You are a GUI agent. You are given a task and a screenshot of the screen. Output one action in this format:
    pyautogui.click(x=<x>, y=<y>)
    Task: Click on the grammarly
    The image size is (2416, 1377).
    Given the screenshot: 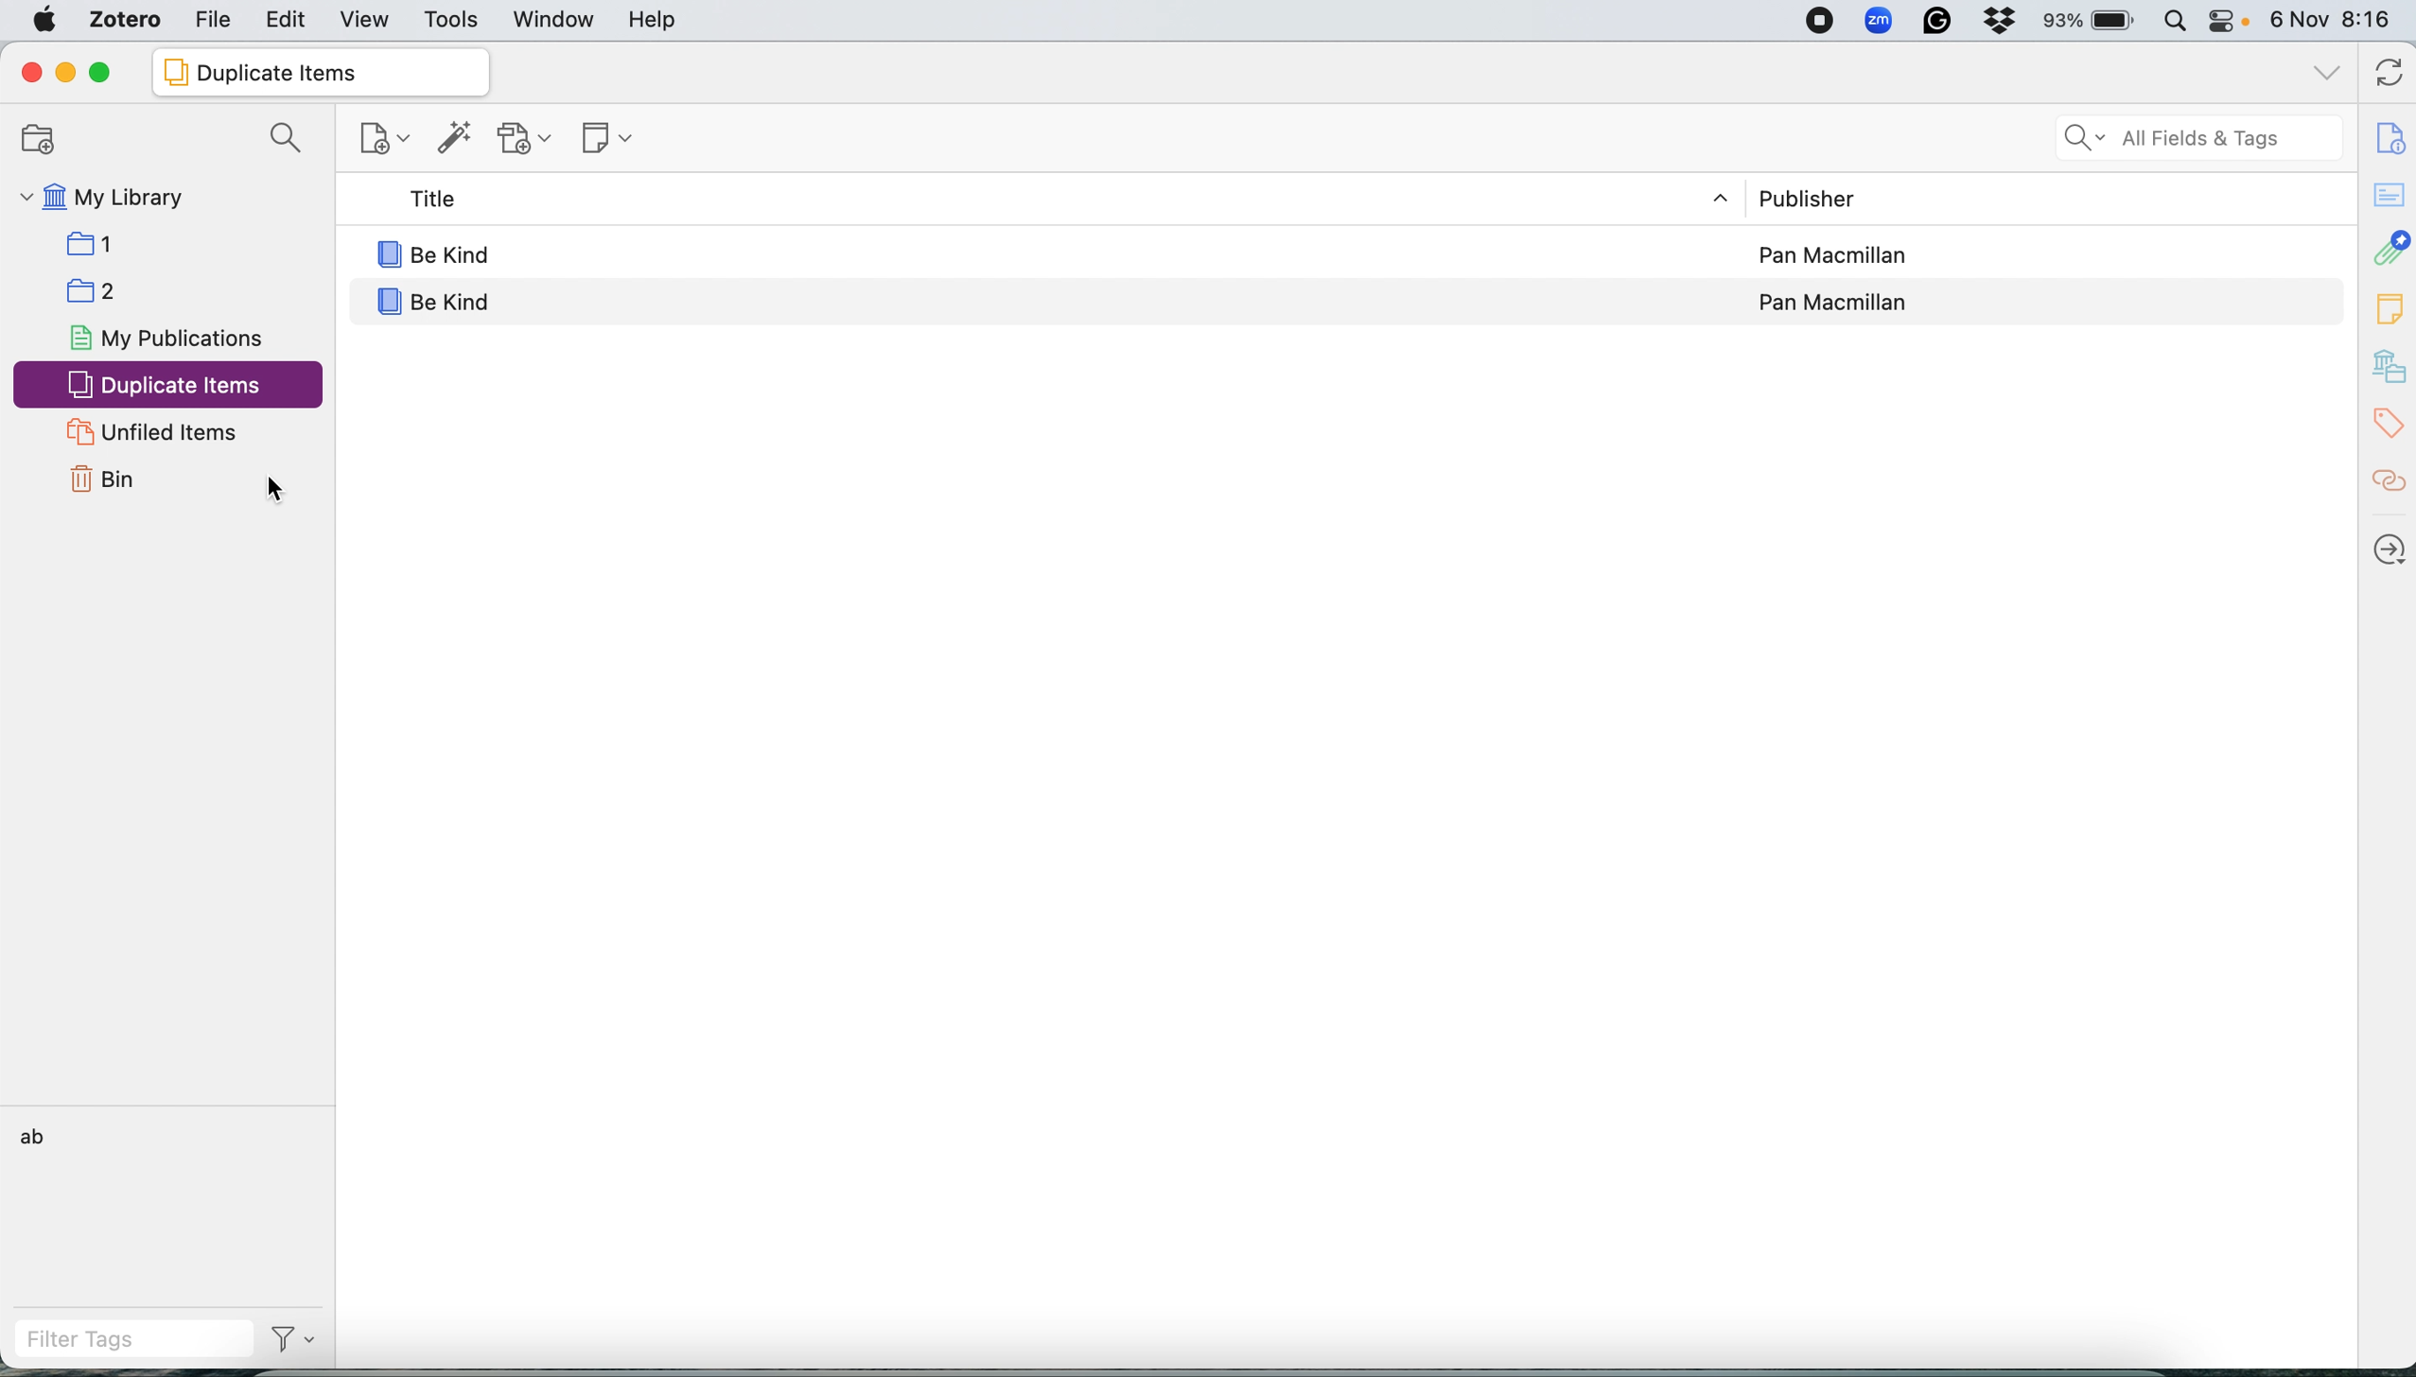 What is the action you would take?
    pyautogui.click(x=1939, y=22)
    